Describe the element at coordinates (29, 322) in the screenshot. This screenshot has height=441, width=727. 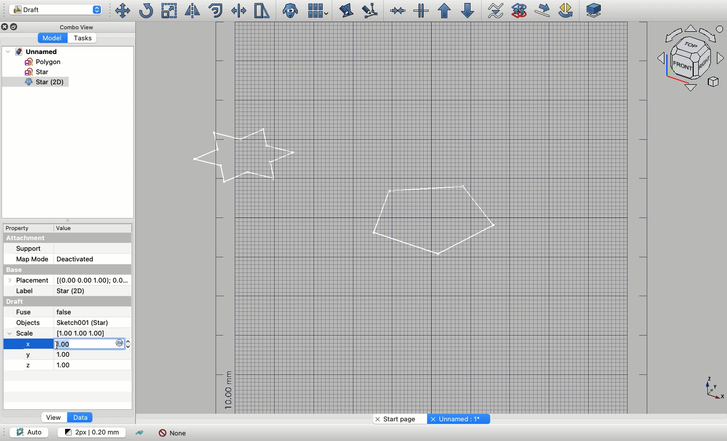
I see `Objects` at that location.